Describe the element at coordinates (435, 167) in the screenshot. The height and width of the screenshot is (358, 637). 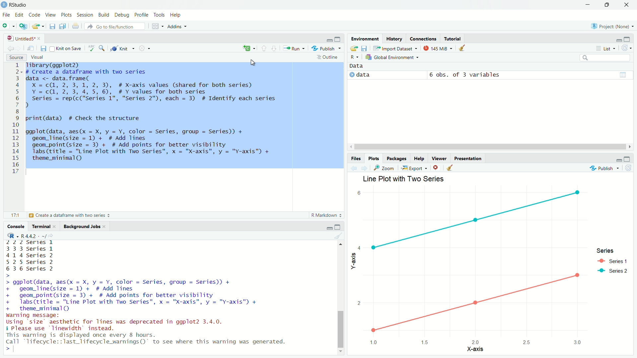
I see `clear` at that location.